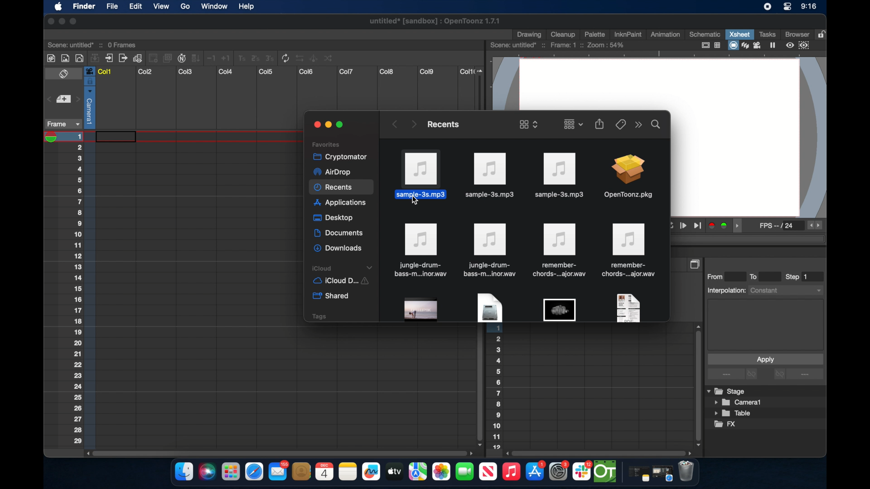  What do you see at coordinates (778, 227) in the screenshot?
I see `fps` at bounding box center [778, 227].